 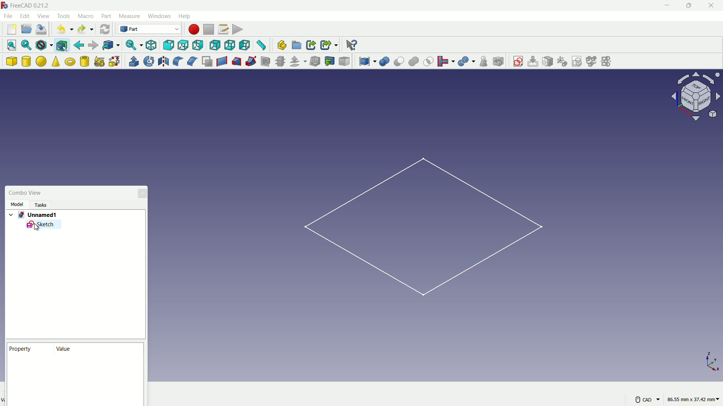 I want to click on property, so click(x=21, y=348).